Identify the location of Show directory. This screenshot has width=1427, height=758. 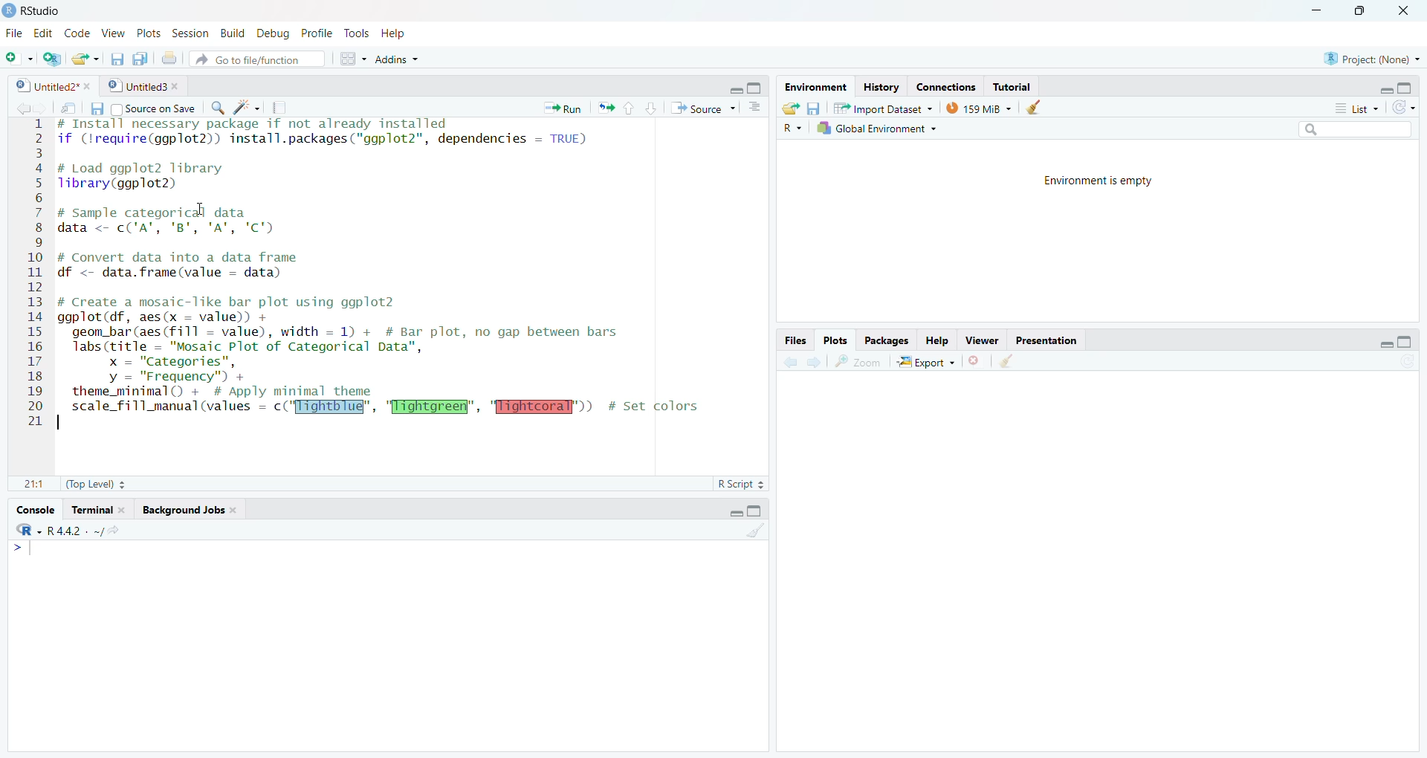
(114, 531).